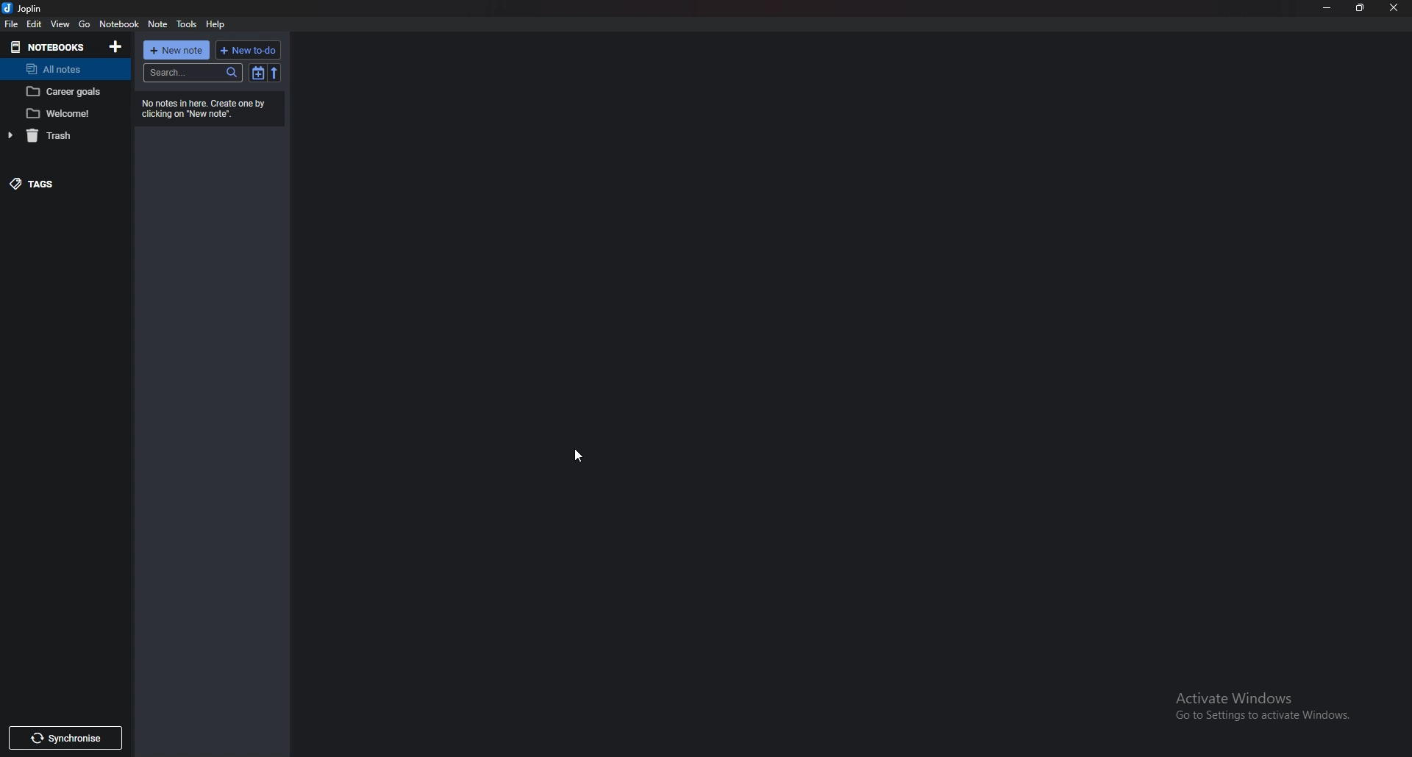 This screenshot has width=1412, height=757. I want to click on help, so click(215, 24).